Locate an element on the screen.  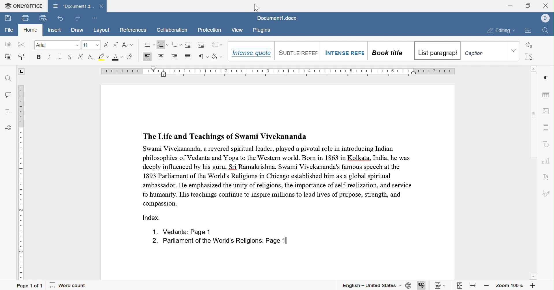
The Life and Teachings of Swami Vivekananda

Swami Vivekananda, a revered spiritual leader, played a pivotal role in introducing Indian
philosophies of Vedanta and Yoga to the Western world. Born in 1863 in Kolkata, India, he was
deeply influenced by his guru, Sri Ramakrishna. Swami Vivekananda's famous speech at the
1893 Parliament of the World's Religions in Chicago established him as a global spiritual
ambassador. He emphasized the unity of religions, the importance of self-realization, and service
to humanity. His teachings continue to inspire millions to lead lives of purpose, strength, and
compassion. is located at coordinates (278, 169).